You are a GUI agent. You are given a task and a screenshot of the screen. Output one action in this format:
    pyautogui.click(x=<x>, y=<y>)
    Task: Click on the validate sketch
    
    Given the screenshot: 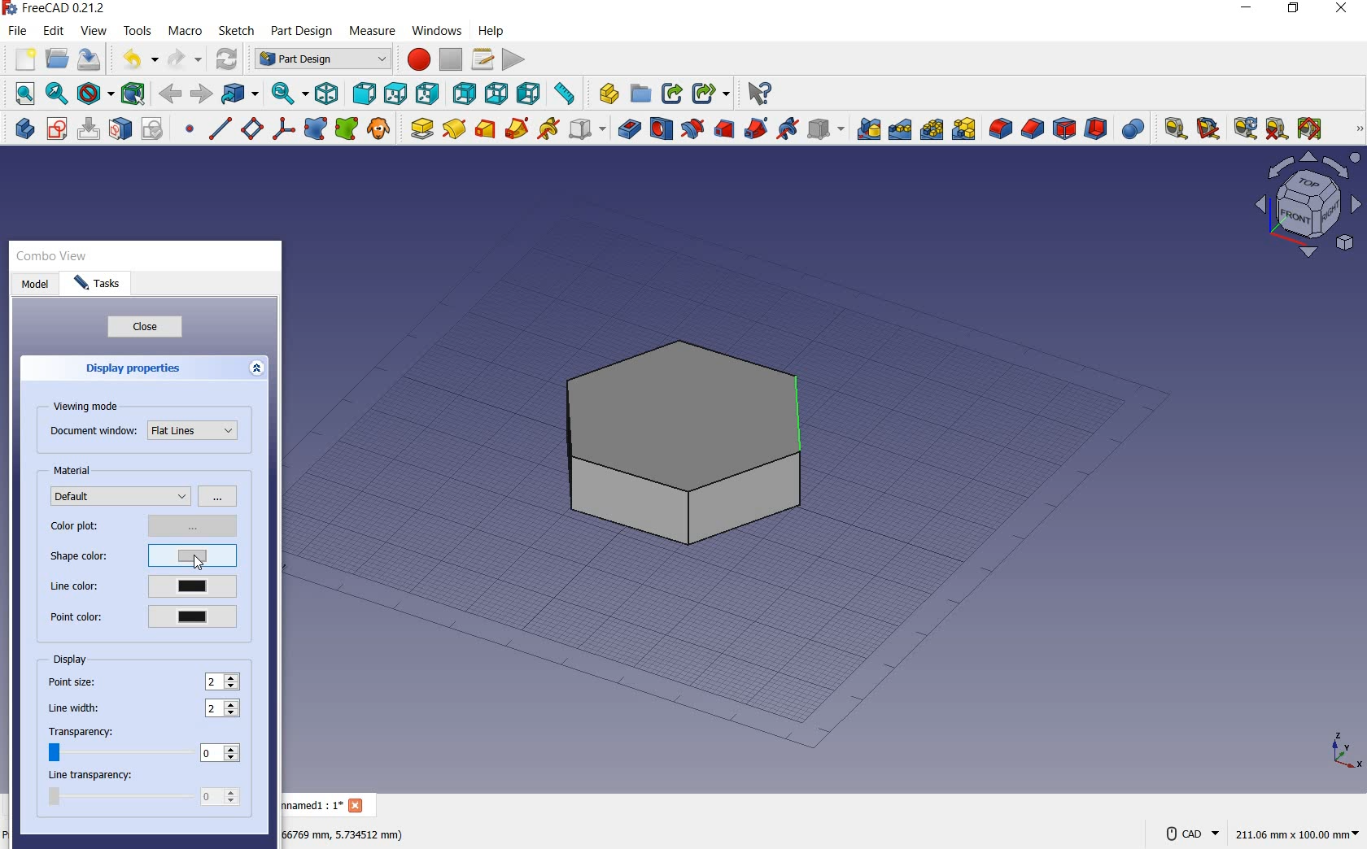 What is the action you would take?
    pyautogui.click(x=155, y=128)
    